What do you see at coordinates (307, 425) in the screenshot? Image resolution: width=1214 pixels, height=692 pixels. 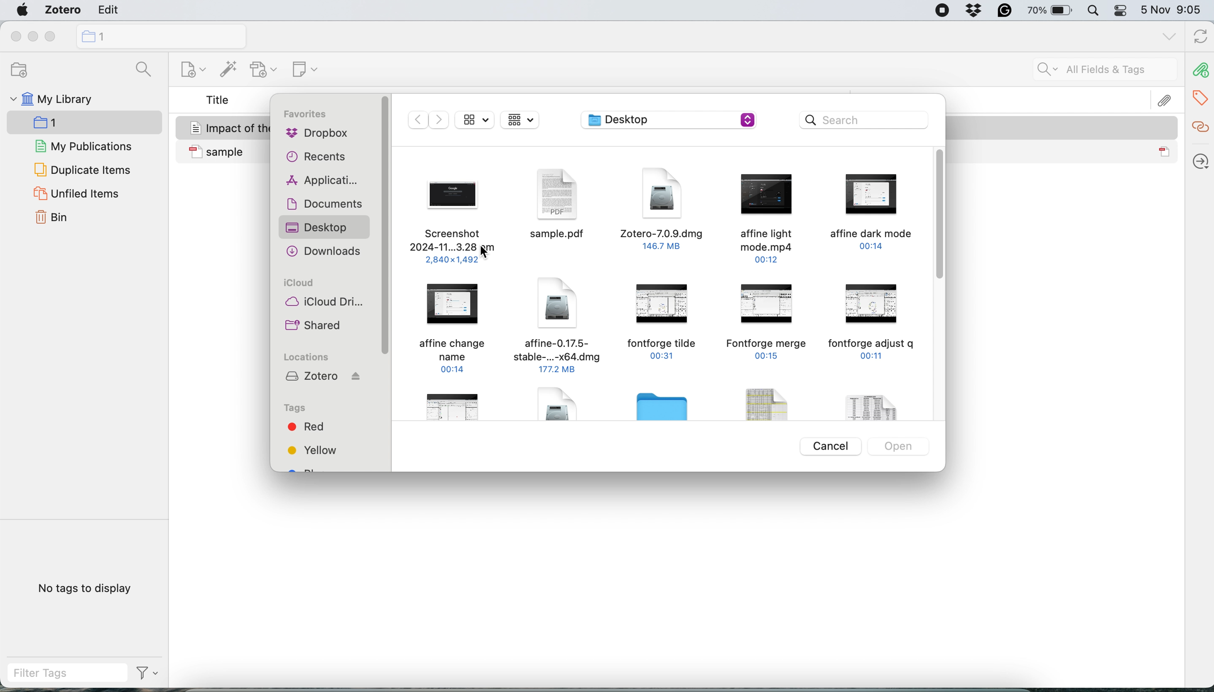 I see `red` at bounding box center [307, 425].